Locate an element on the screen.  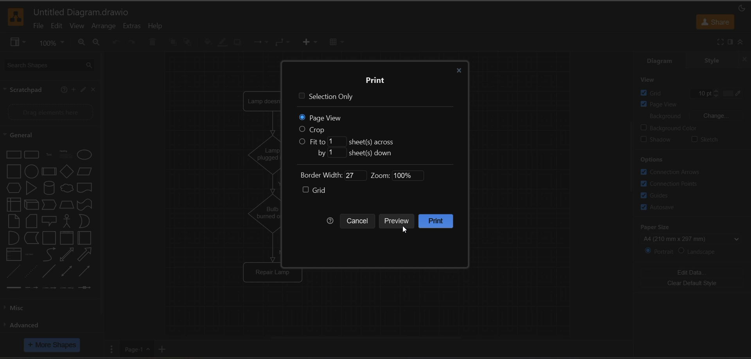
help is located at coordinates (156, 26).